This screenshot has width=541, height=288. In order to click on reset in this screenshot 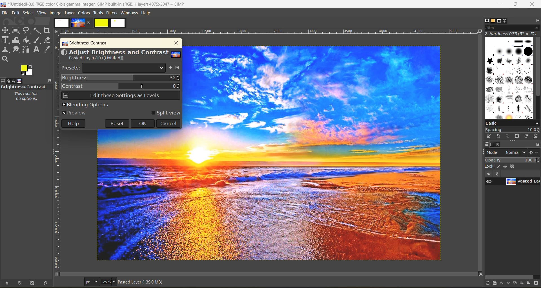, I will do `click(117, 123)`.